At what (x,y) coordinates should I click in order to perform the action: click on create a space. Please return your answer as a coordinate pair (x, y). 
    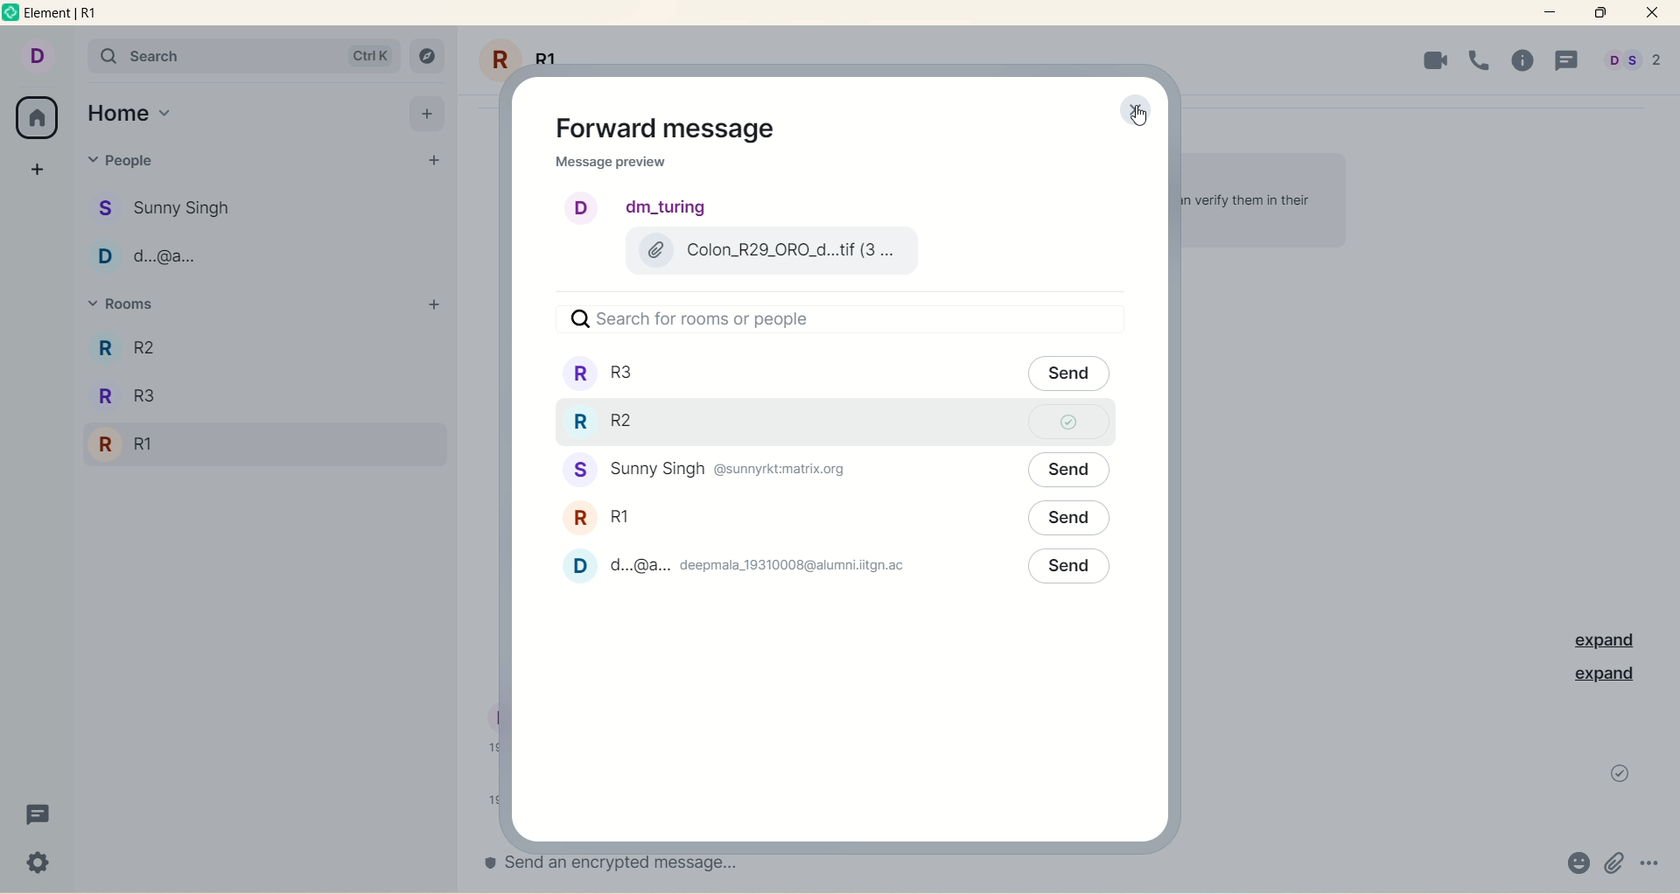
    Looking at the image, I should click on (40, 165).